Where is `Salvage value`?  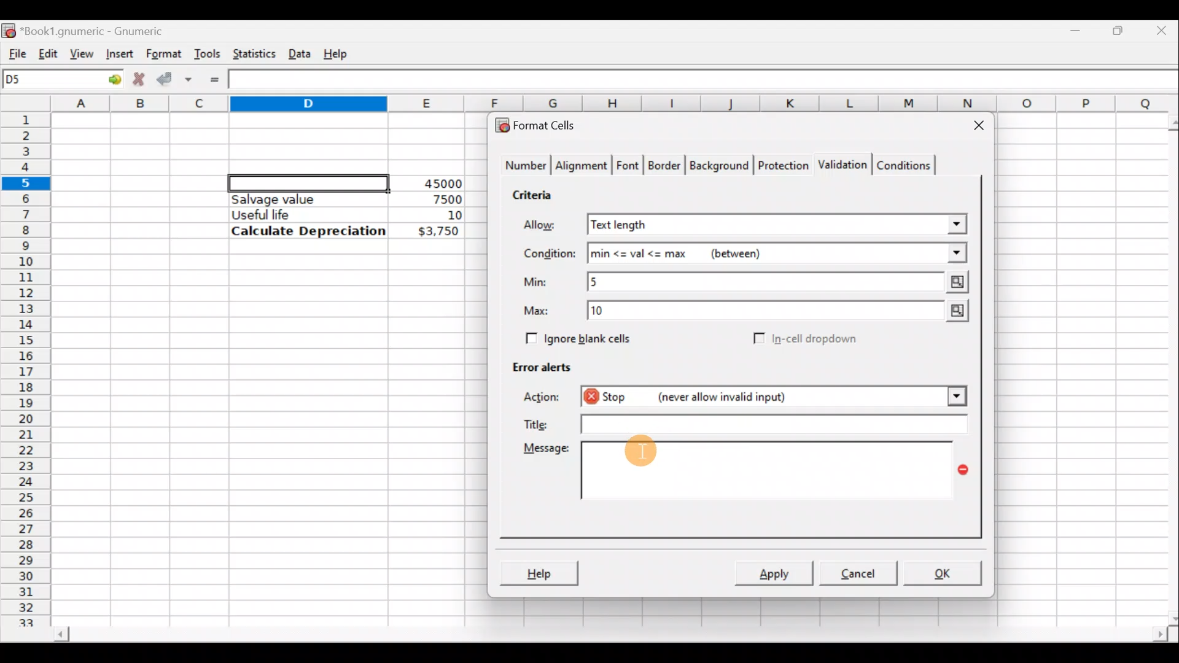 Salvage value is located at coordinates (297, 199).